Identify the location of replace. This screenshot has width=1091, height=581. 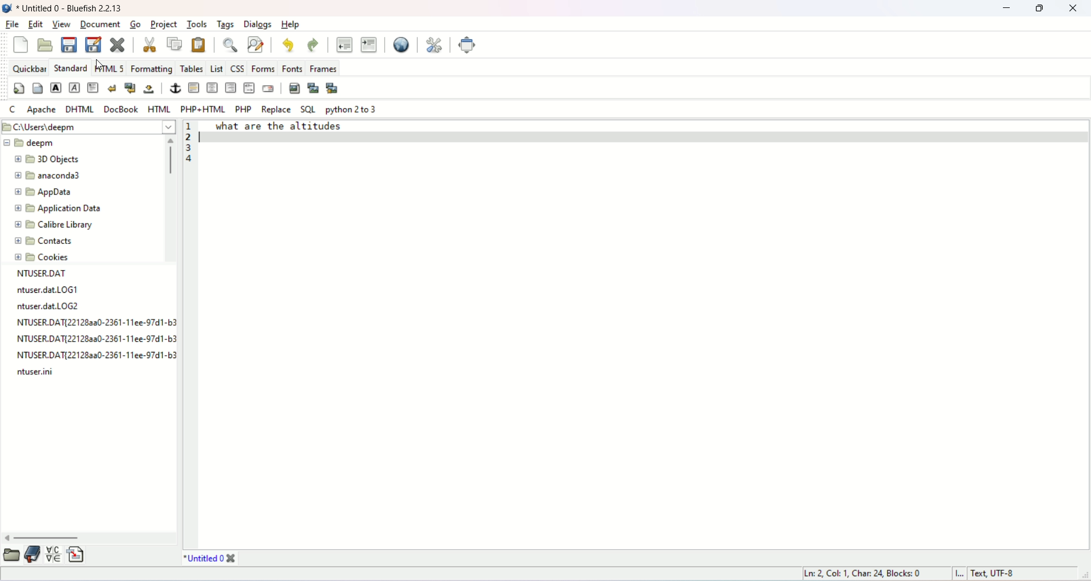
(275, 110).